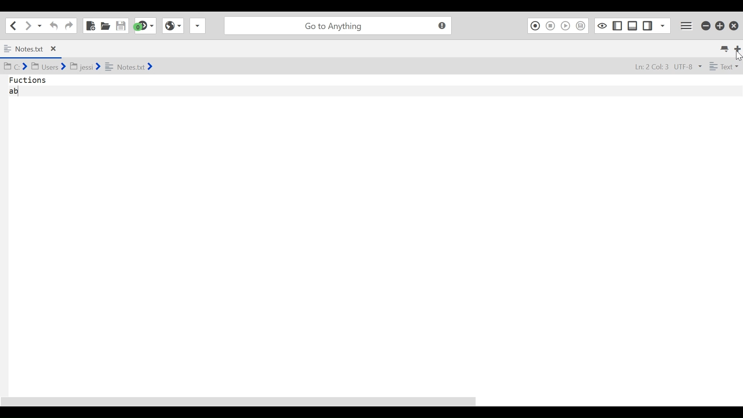 The image size is (743, 418). I want to click on Click to go forward one location, so click(28, 26).